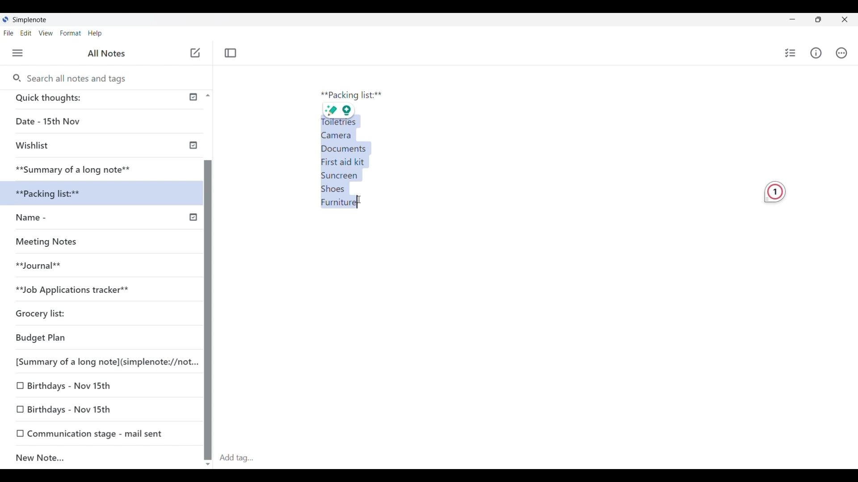 The height and width of the screenshot is (482, 858). What do you see at coordinates (18, 53) in the screenshot?
I see `Menu` at bounding box center [18, 53].